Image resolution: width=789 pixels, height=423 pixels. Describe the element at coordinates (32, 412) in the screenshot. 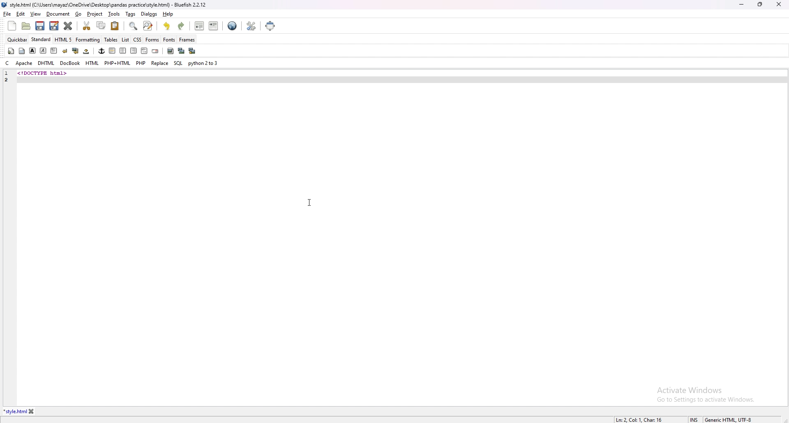

I see `close tab` at that location.